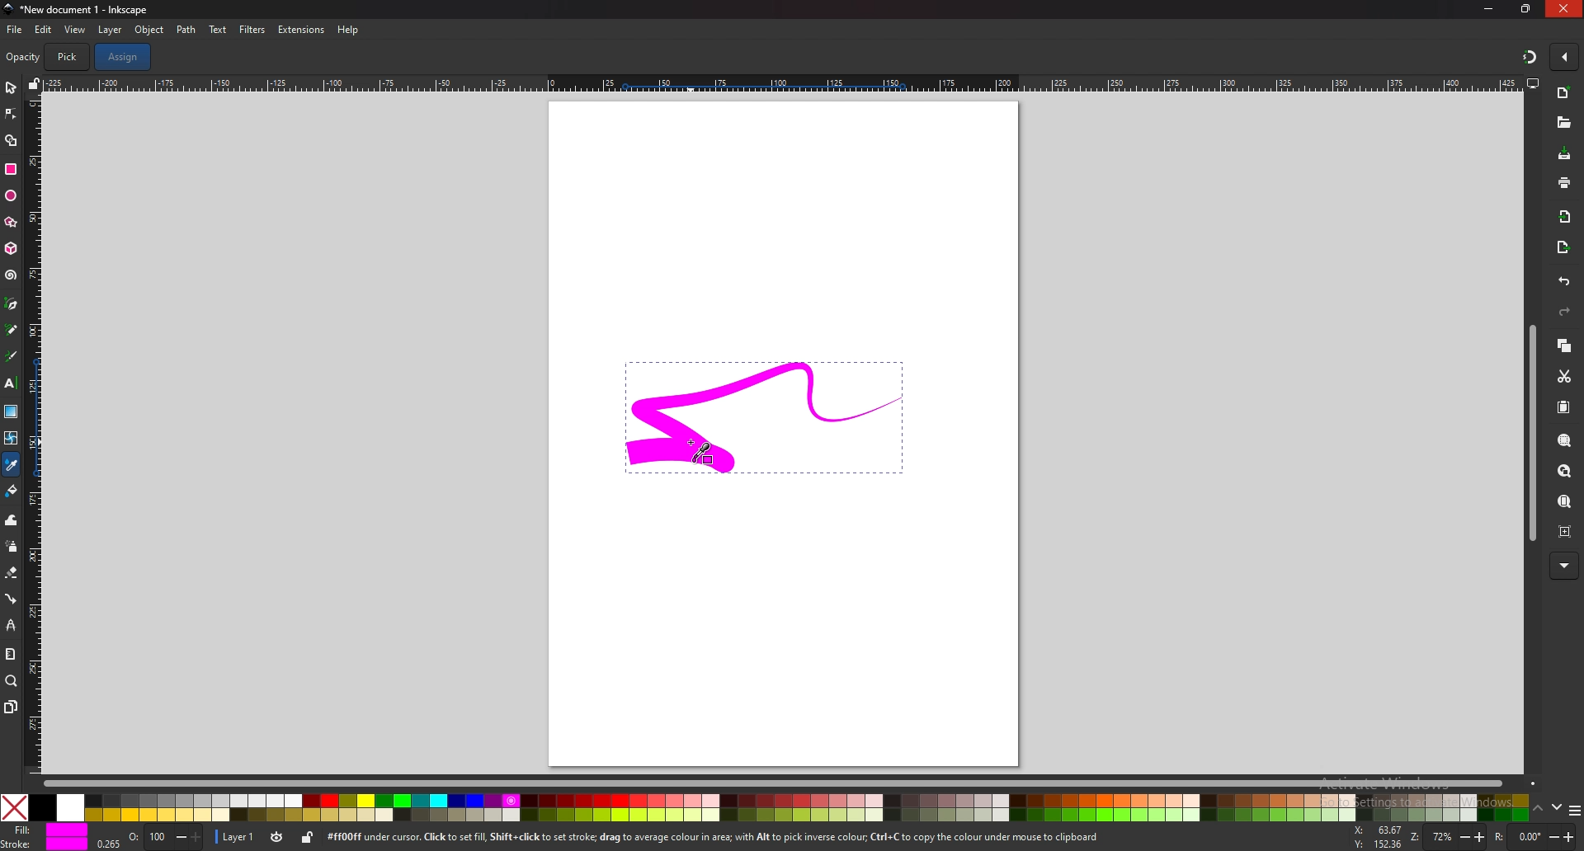 This screenshot has height=851, width=1584. Describe the element at coordinates (1532, 837) in the screenshot. I see `rotate` at that location.